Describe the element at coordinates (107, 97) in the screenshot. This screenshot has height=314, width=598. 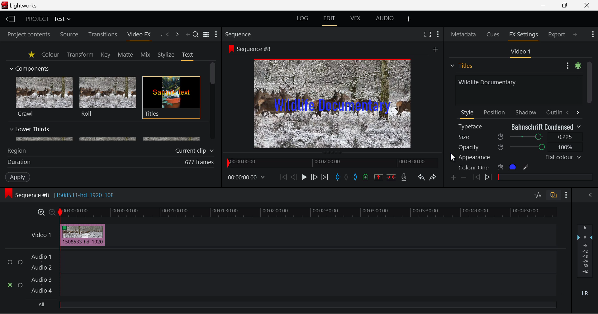
I see `Roll` at that location.